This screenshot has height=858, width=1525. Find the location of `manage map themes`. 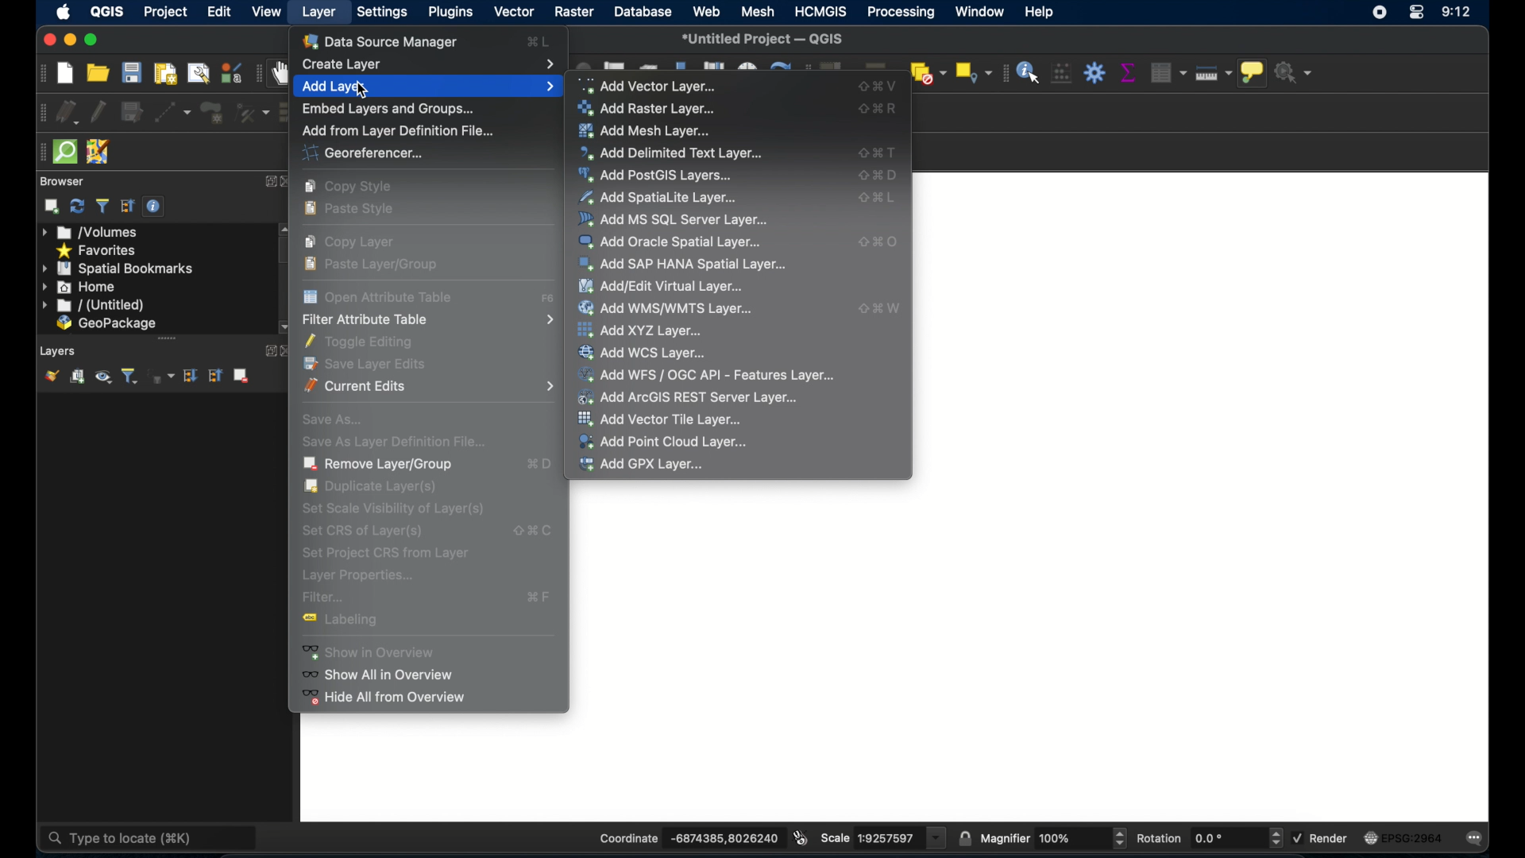

manage map themes is located at coordinates (103, 378).